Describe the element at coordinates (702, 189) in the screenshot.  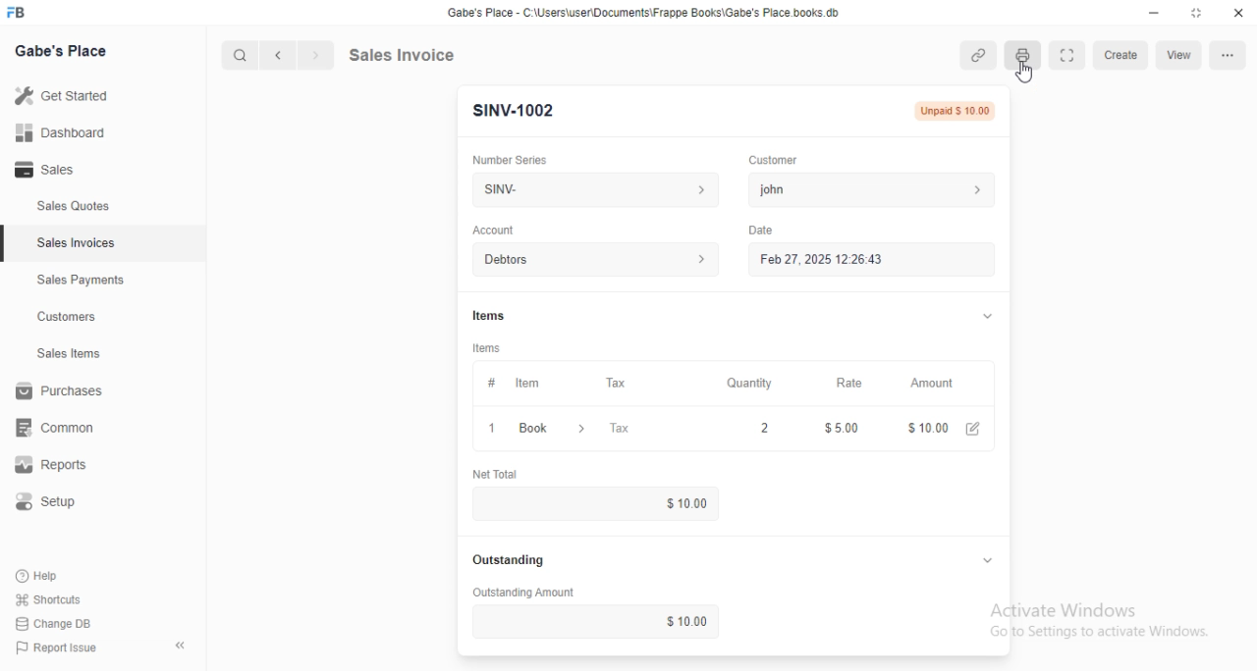
I see `number series information` at that location.